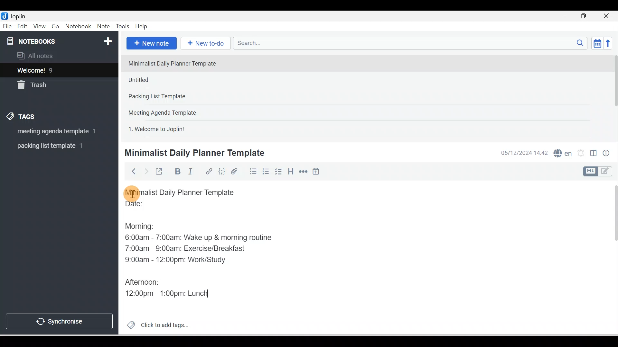  What do you see at coordinates (597, 43) in the screenshot?
I see `Toggle sort order` at bounding box center [597, 43].